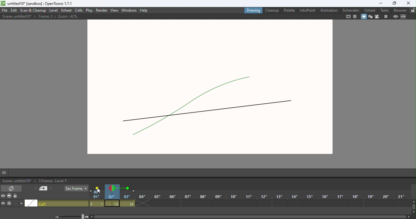 This screenshot has width=416, height=219. Describe the element at coordinates (208, 180) in the screenshot. I see `Scene: untitled10* :: 3 Frames Level: F` at that location.